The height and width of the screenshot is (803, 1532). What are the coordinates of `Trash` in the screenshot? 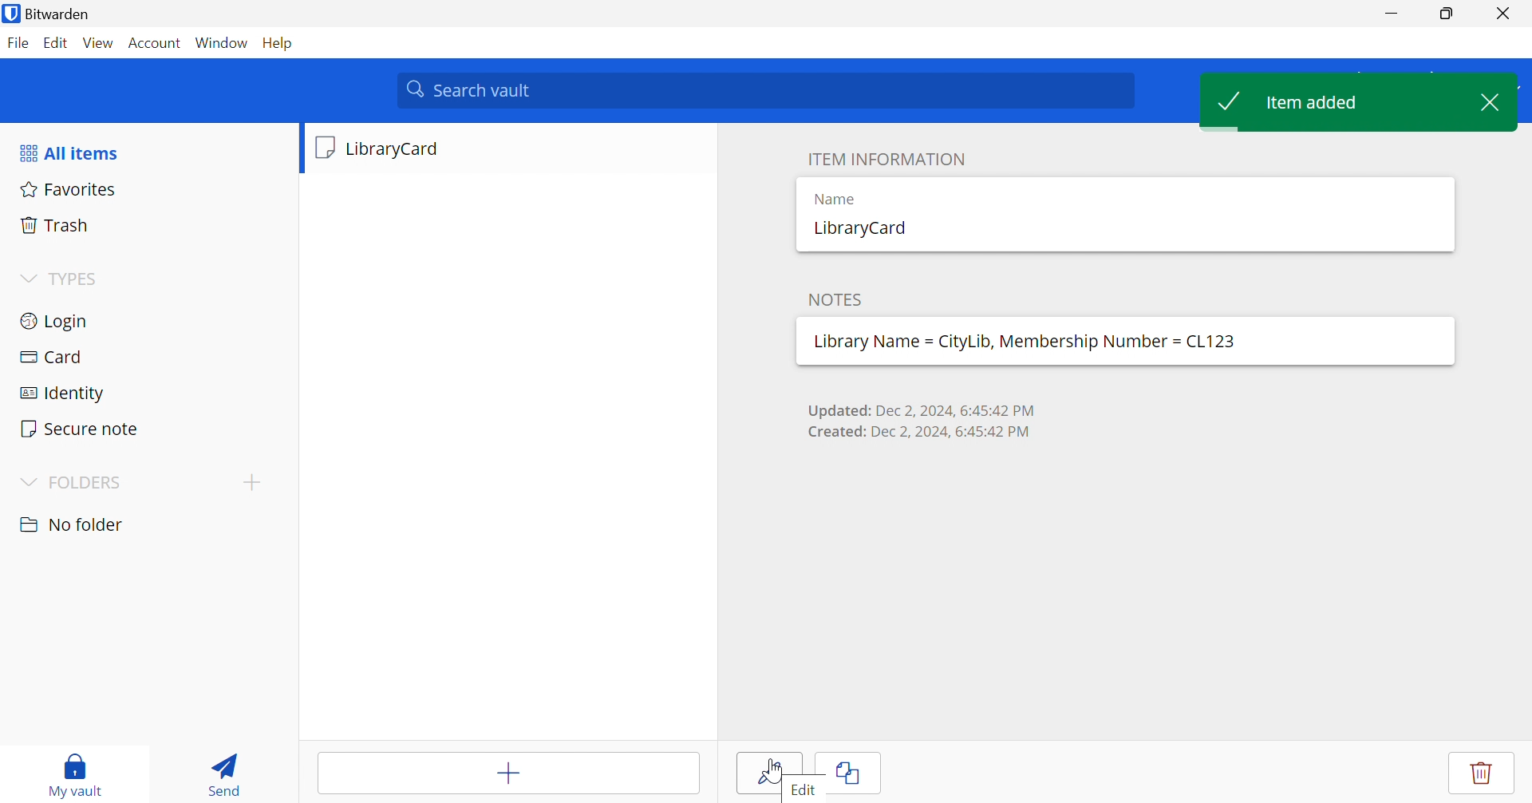 It's located at (149, 224).